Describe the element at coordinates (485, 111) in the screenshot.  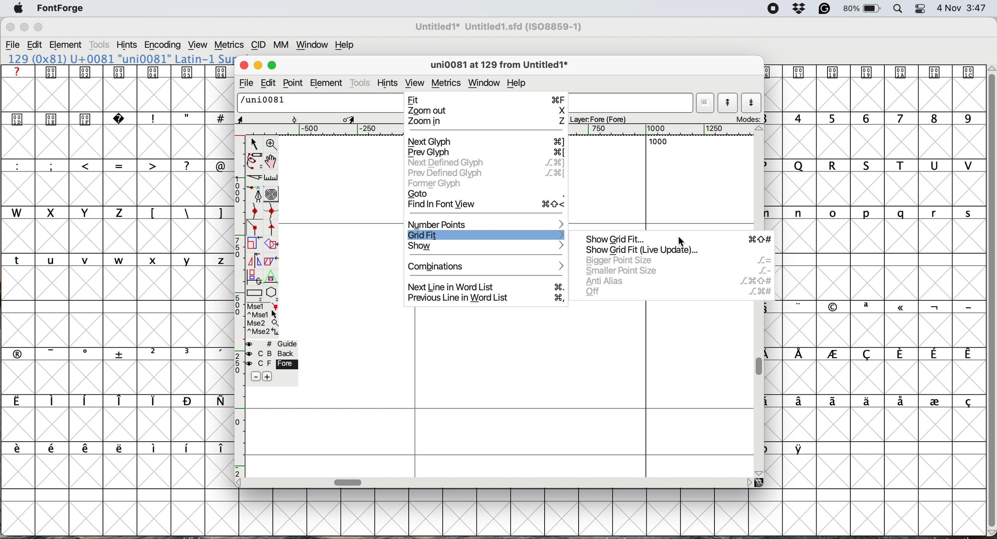
I see `zoom out` at that location.